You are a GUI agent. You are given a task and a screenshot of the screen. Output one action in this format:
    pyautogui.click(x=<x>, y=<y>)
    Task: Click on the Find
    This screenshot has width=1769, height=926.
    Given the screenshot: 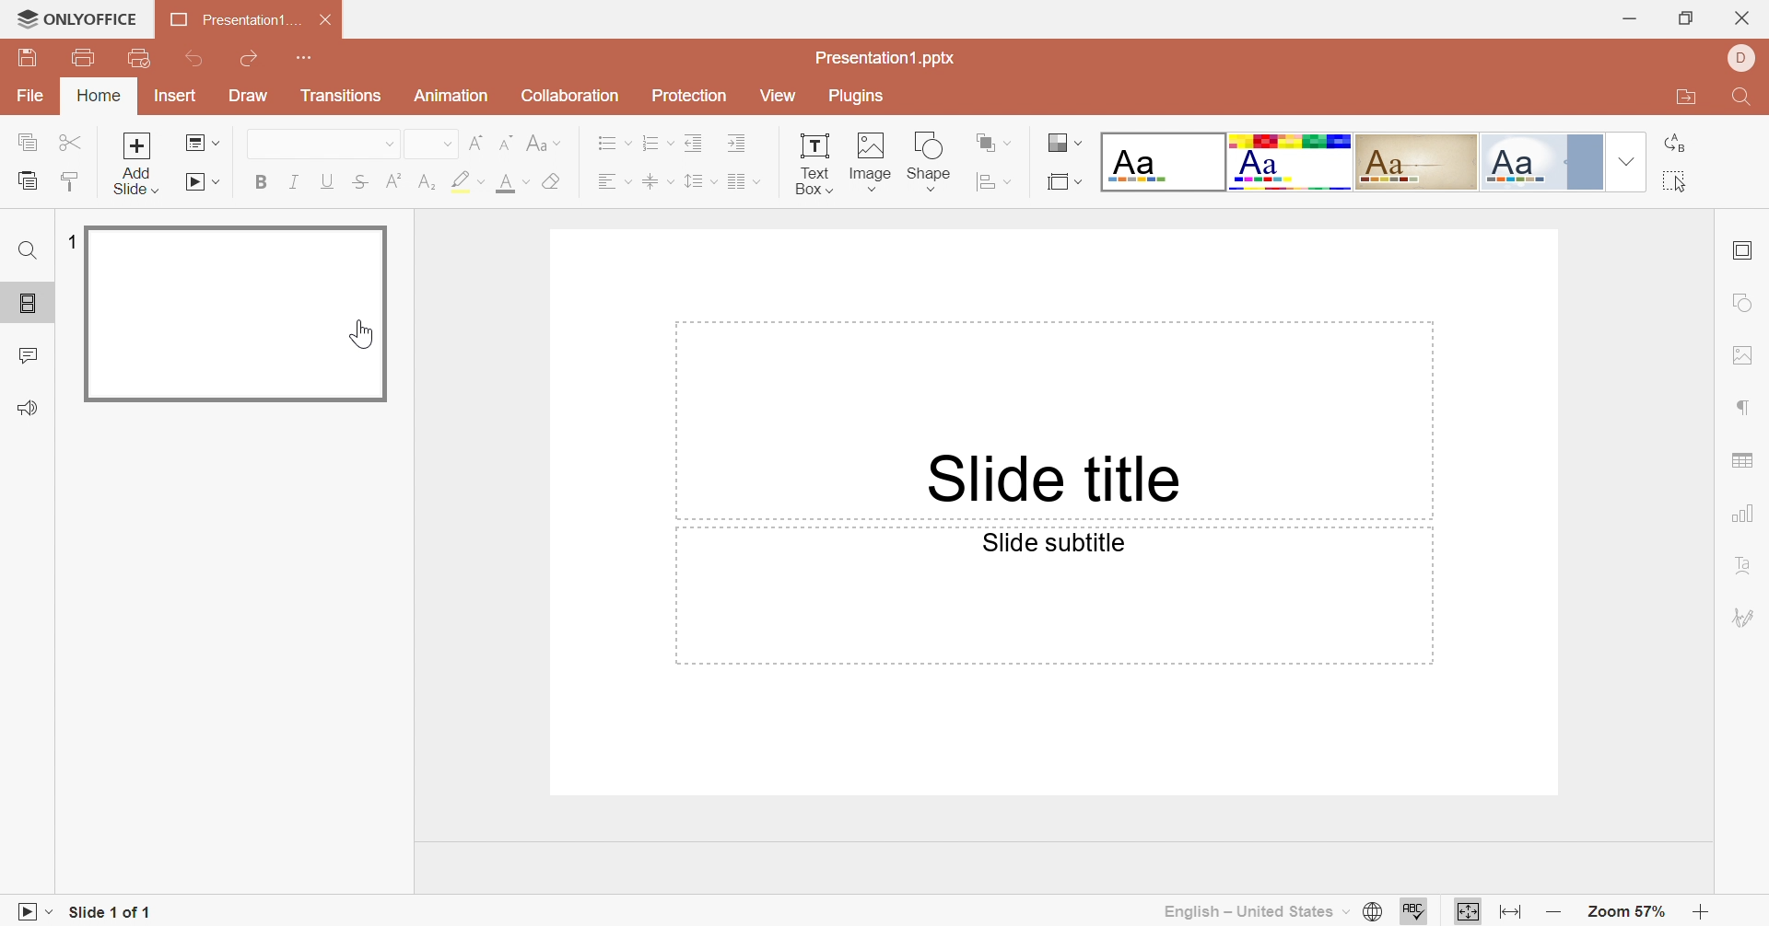 What is the action you would take?
    pyautogui.click(x=27, y=251)
    